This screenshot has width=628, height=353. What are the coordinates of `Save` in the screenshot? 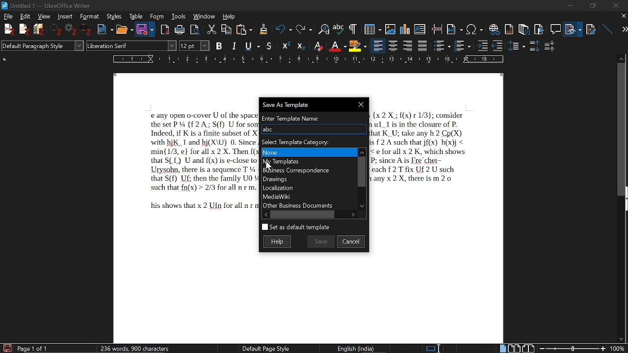 It's located at (142, 30).